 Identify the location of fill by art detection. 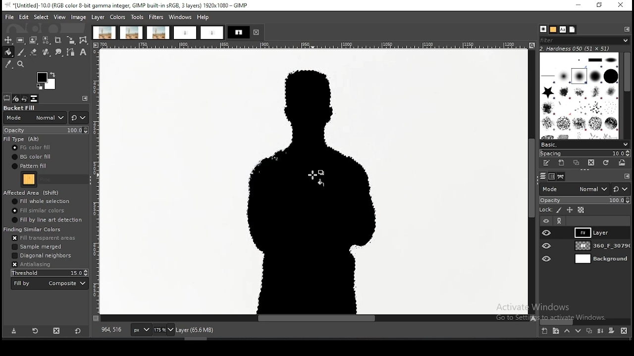
(47, 220).